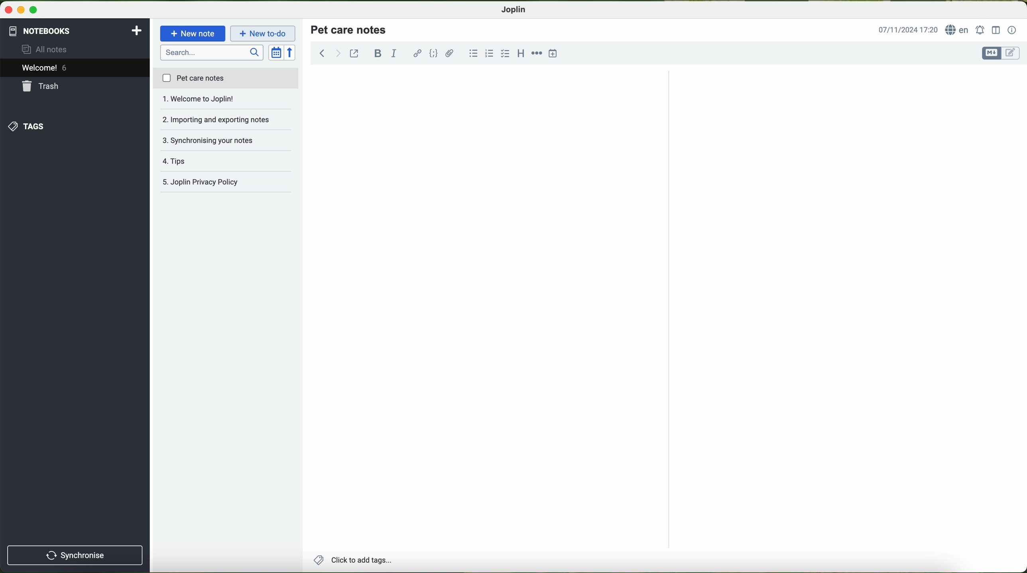 This screenshot has width=1027, height=573. What do you see at coordinates (226, 161) in the screenshot?
I see `Joplin privacy policy` at bounding box center [226, 161].